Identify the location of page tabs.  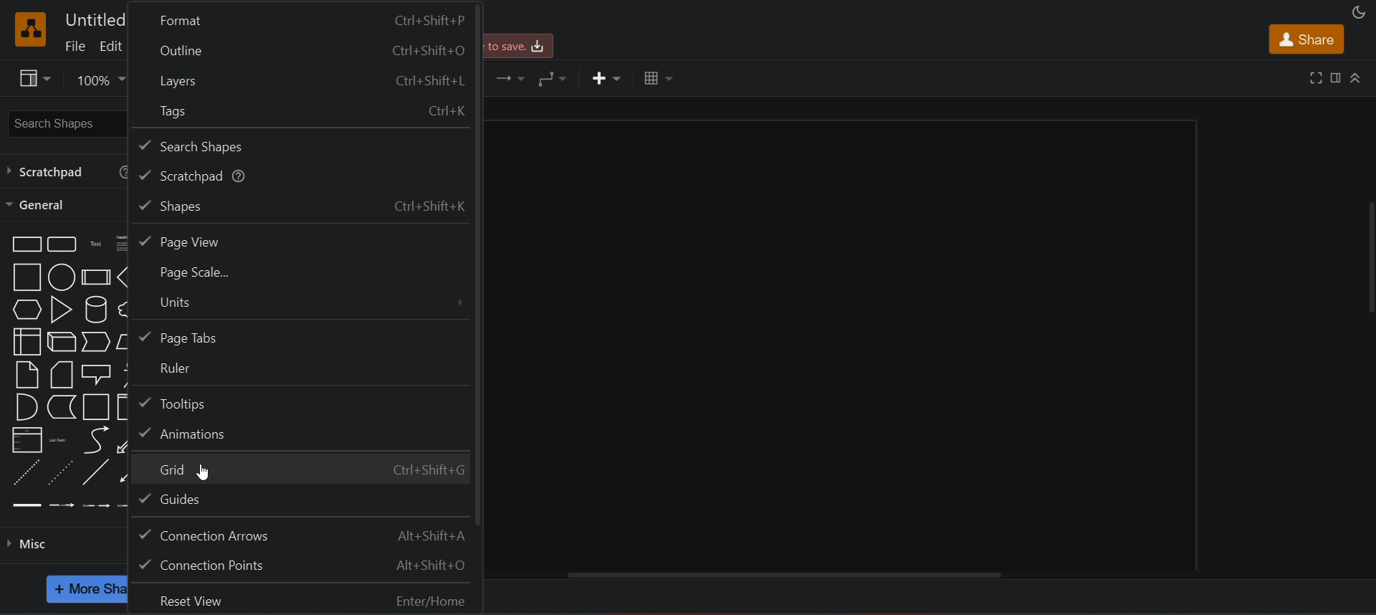
(303, 337).